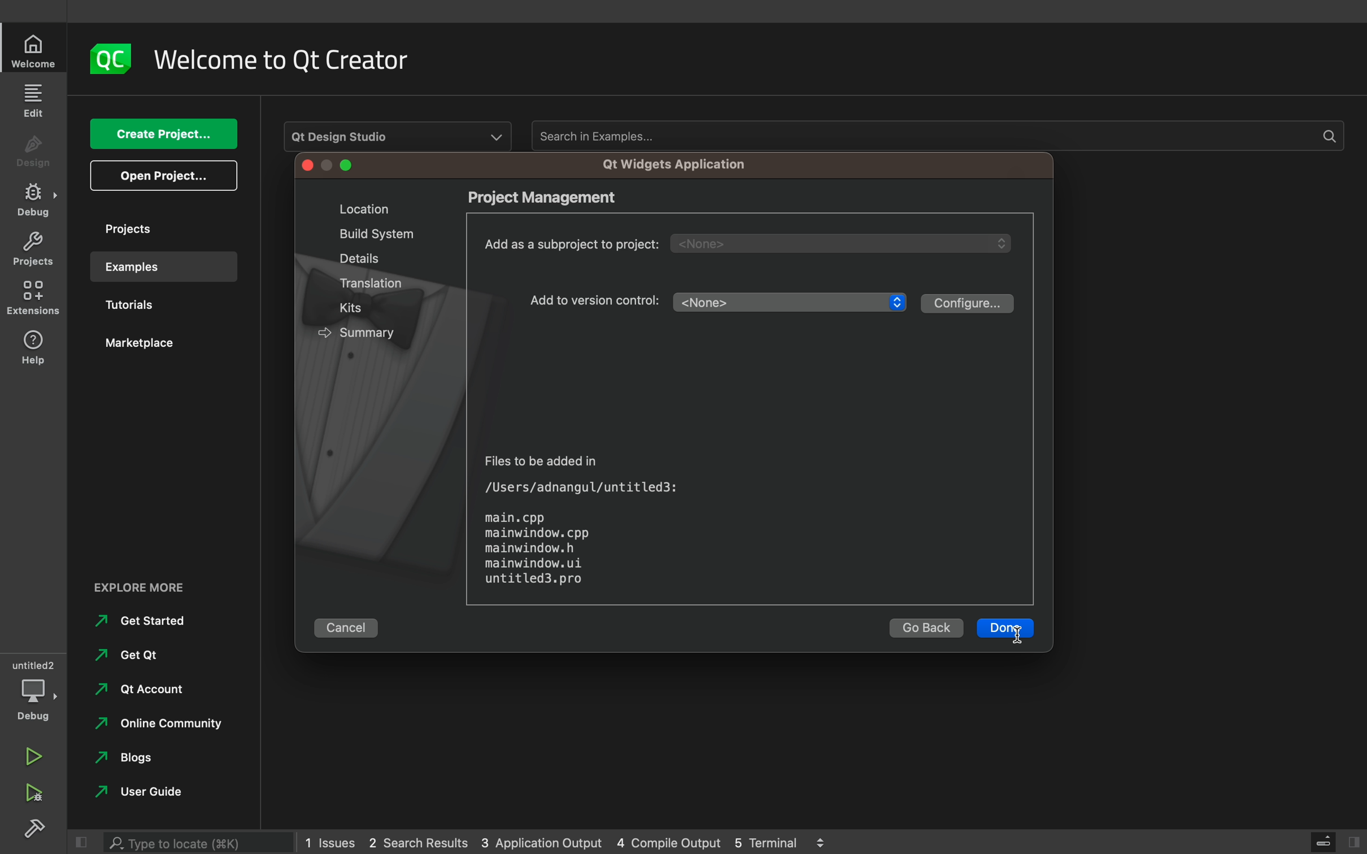 Image resolution: width=1367 pixels, height=854 pixels. Describe the element at coordinates (935, 136) in the screenshot. I see `Search in examples` at that location.